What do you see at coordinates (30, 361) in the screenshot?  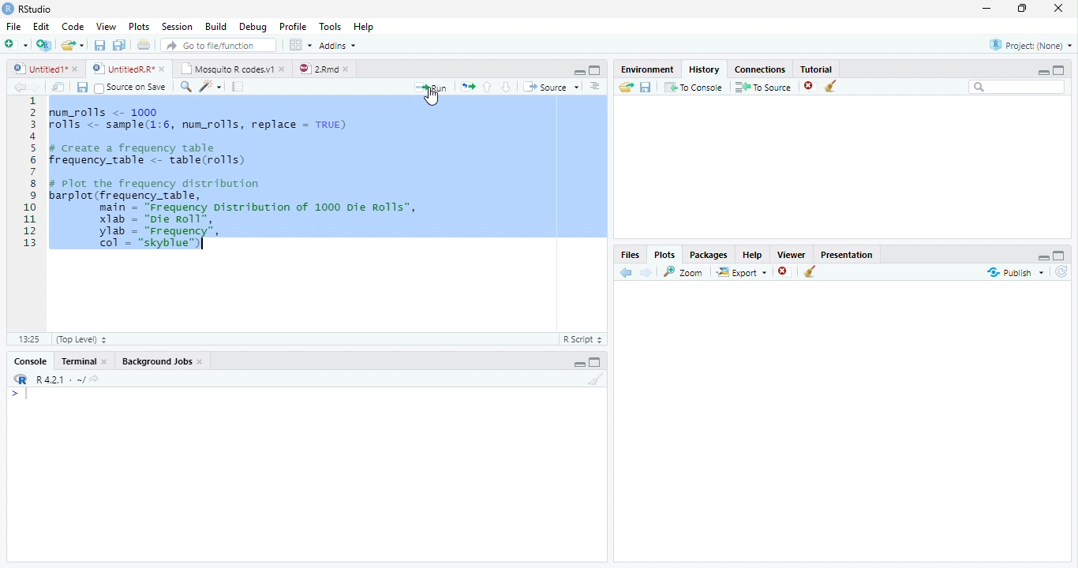 I see `Console` at bounding box center [30, 361].